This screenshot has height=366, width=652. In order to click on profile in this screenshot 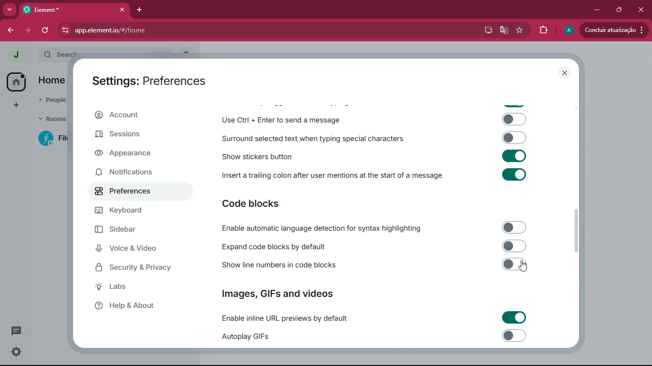, I will do `click(568, 30)`.